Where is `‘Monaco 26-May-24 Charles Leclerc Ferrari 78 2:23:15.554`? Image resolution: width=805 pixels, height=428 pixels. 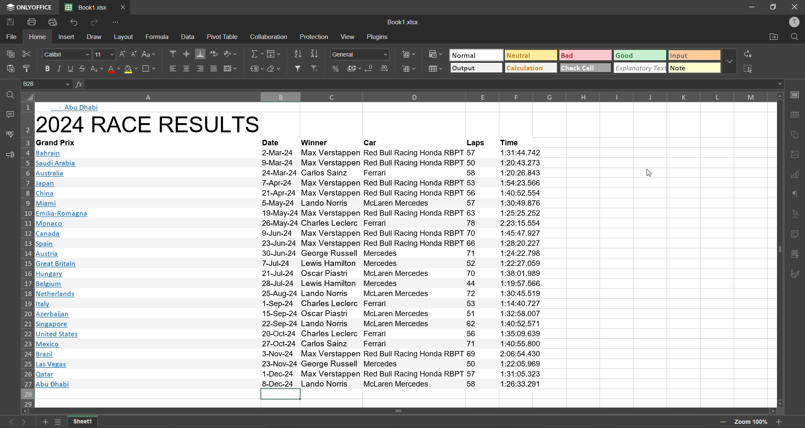
‘Monaco 26-May-24 Charles Leclerc Ferrari 78 2:23:15.554 is located at coordinates (288, 223).